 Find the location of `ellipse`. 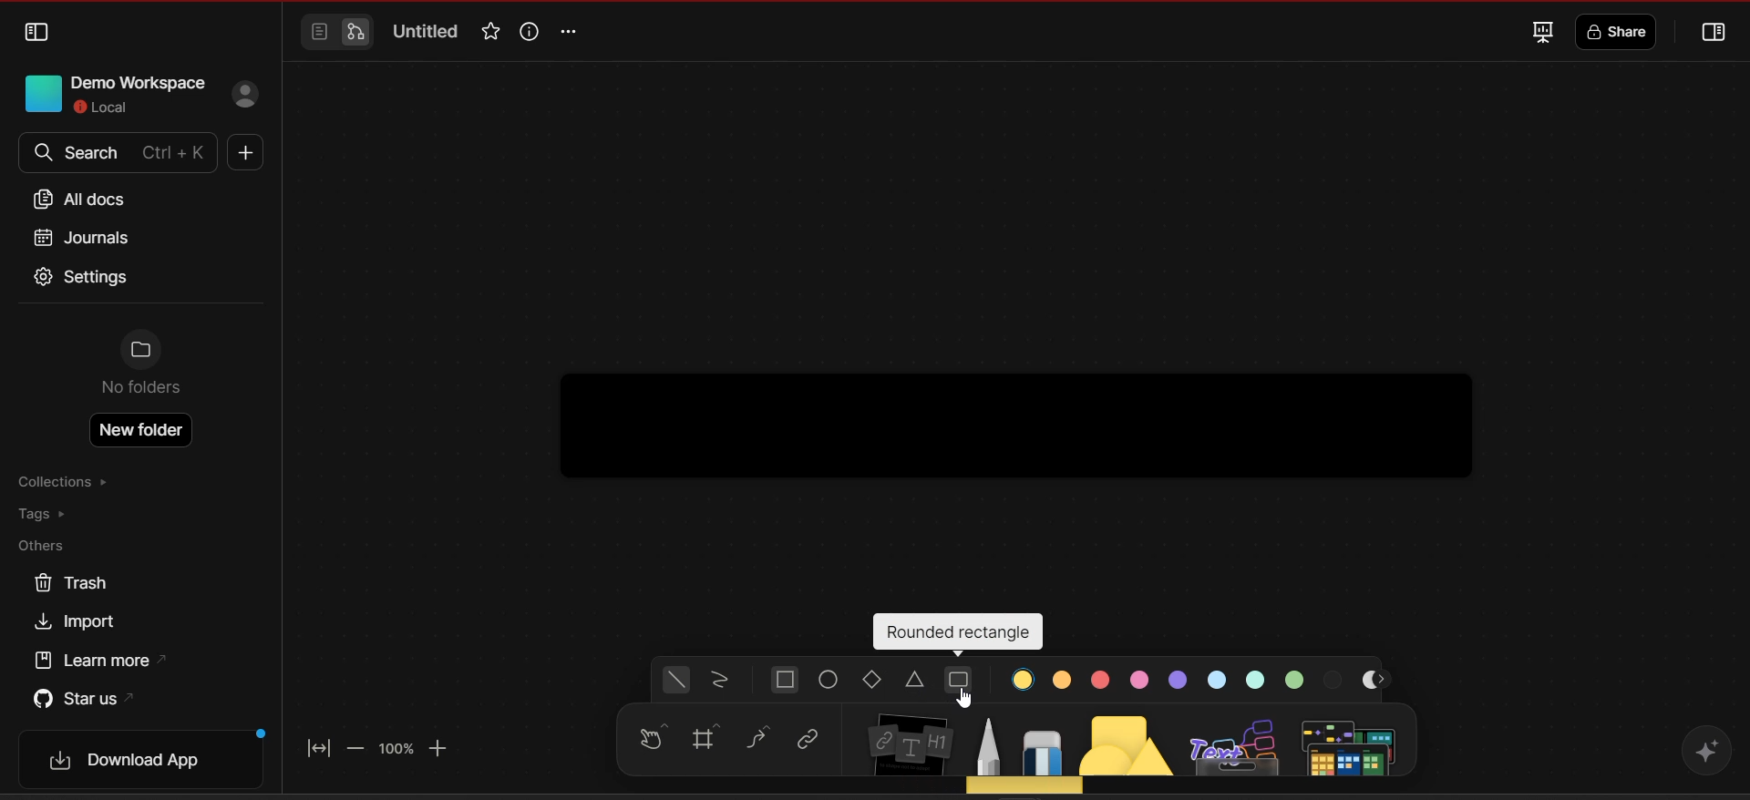

ellipse is located at coordinates (830, 680).